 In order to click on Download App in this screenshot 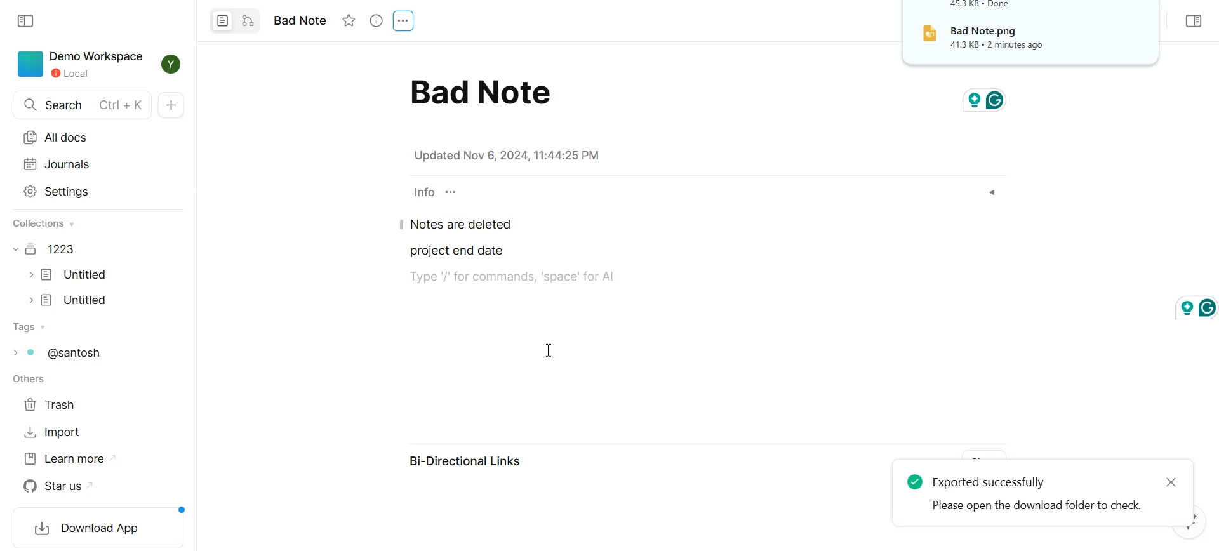, I will do `click(95, 528)`.